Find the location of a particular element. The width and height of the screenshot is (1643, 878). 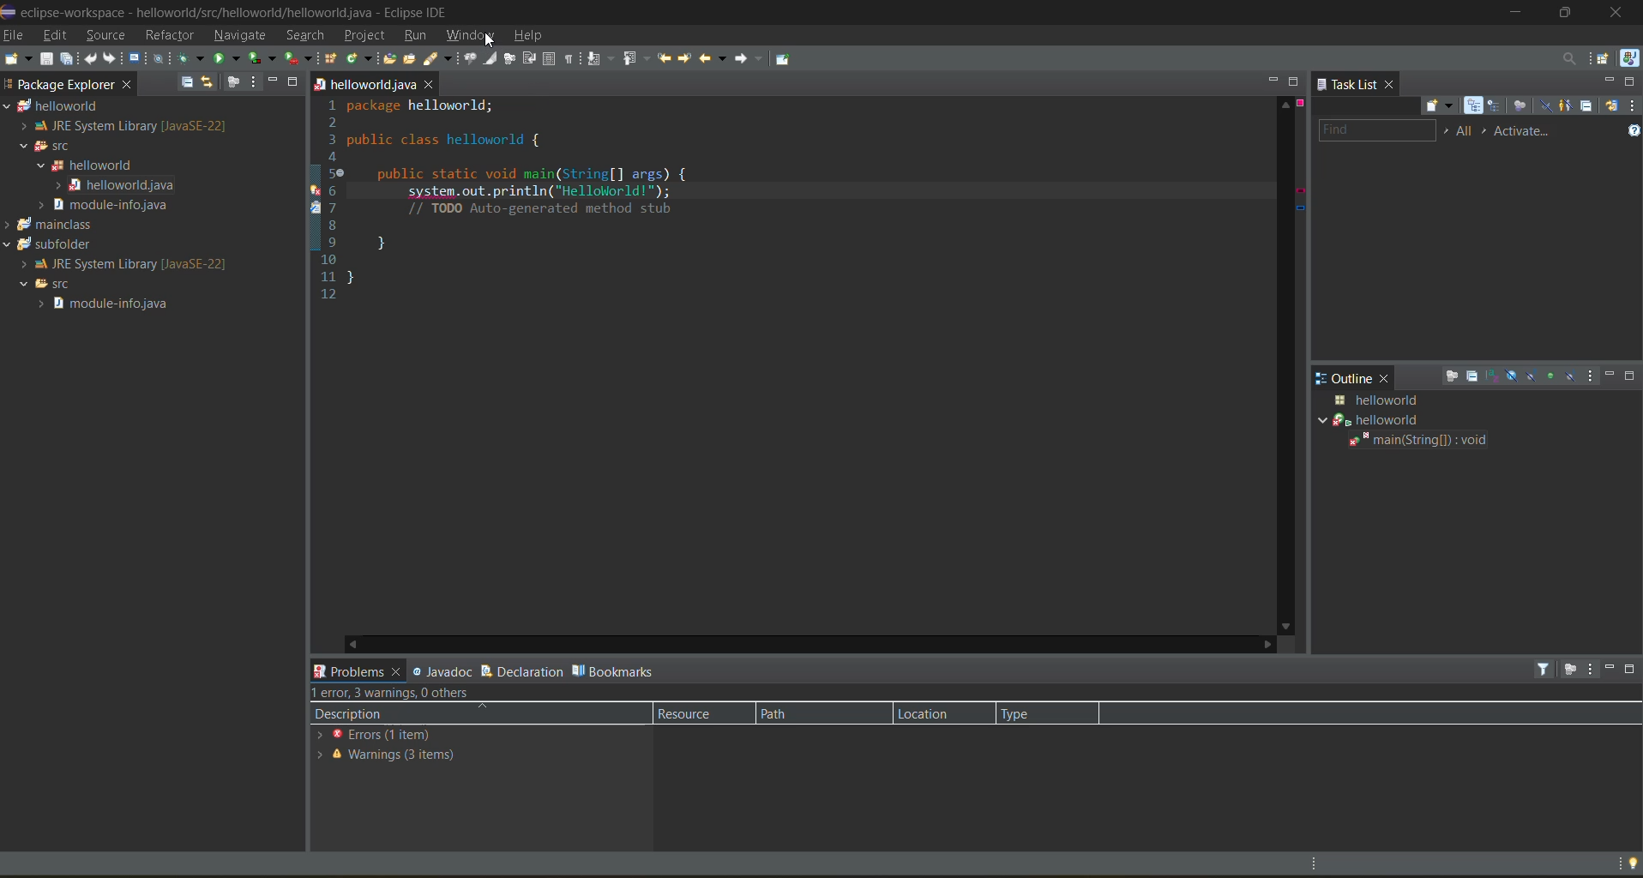

maximize is located at coordinates (293, 82).